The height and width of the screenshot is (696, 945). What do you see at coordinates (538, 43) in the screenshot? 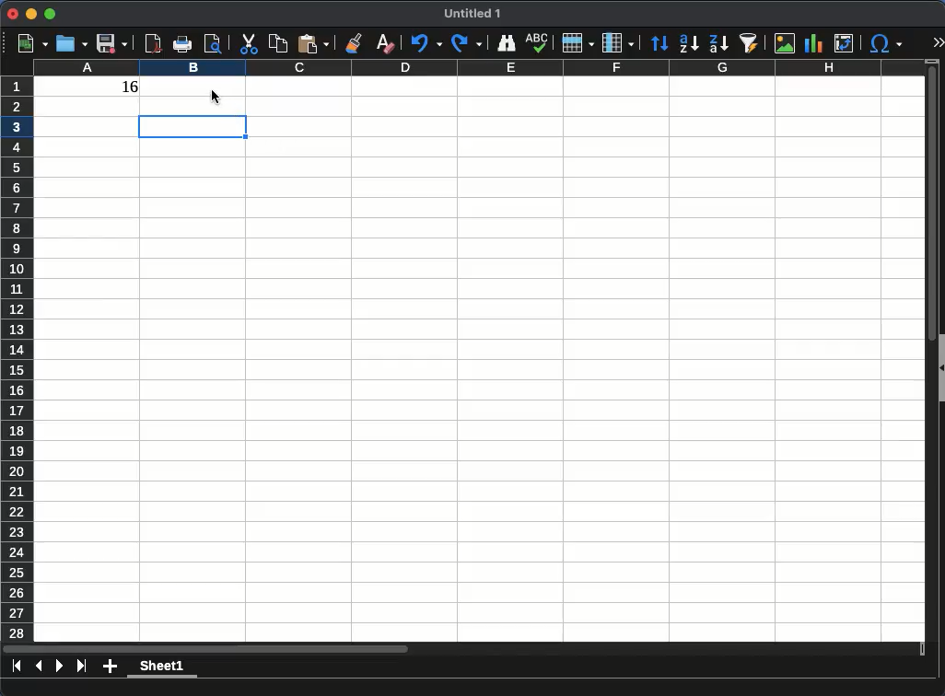
I see `spell check` at bounding box center [538, 43].